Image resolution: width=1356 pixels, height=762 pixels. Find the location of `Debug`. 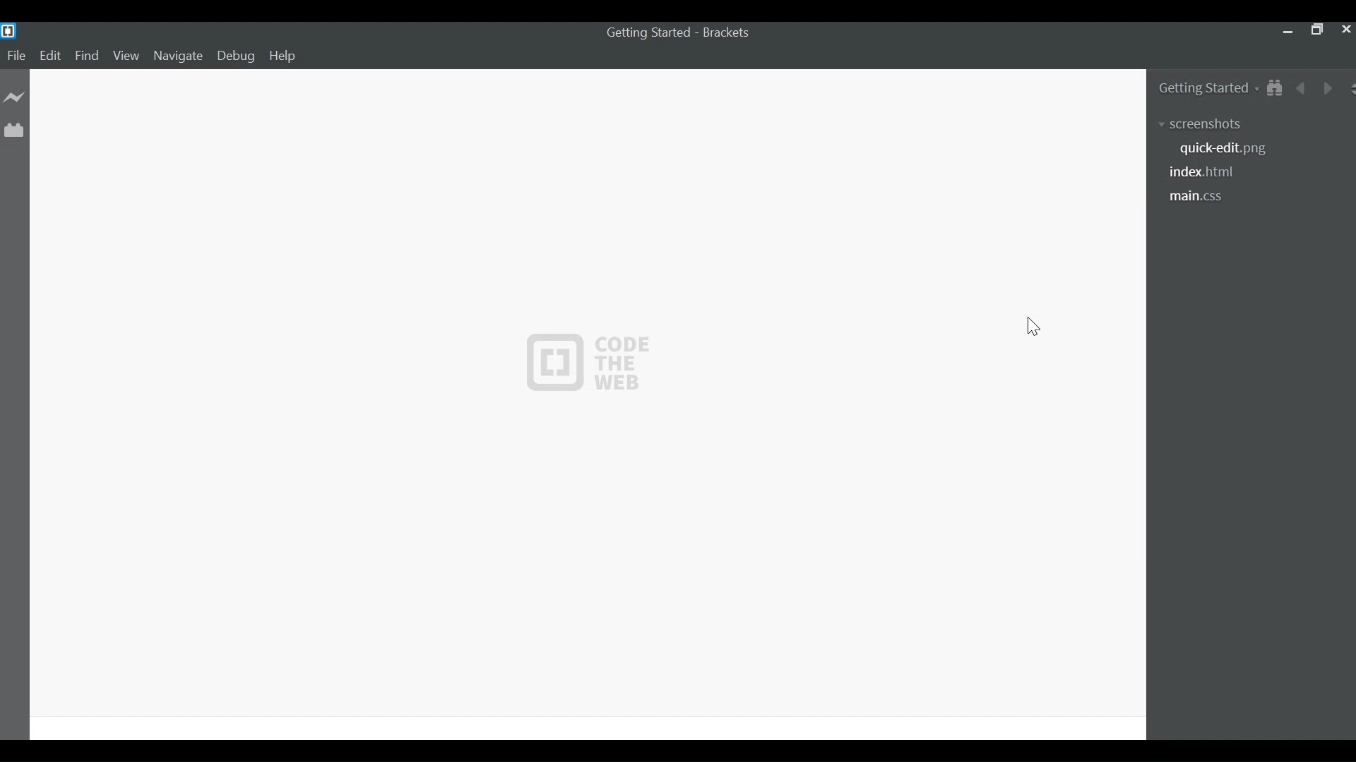

Debug is located at coordinates (237, 57).